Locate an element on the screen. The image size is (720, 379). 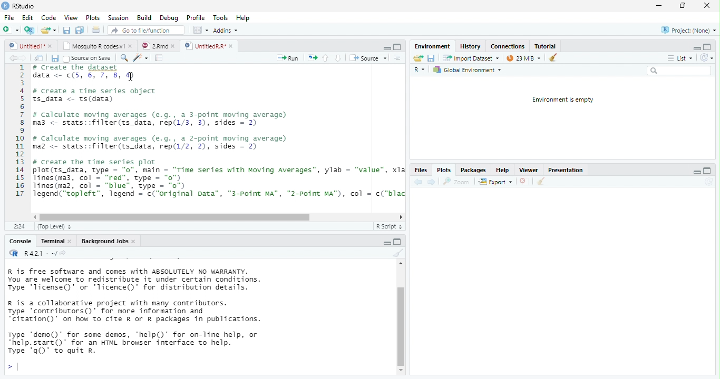
close is located at coordinates (175, 46).